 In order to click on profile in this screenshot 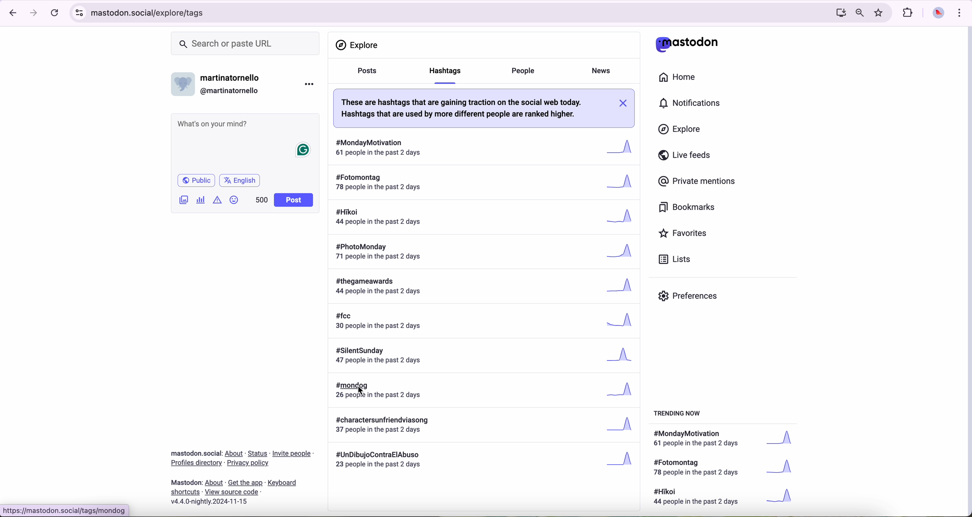, I will do `click(183, 87)`.